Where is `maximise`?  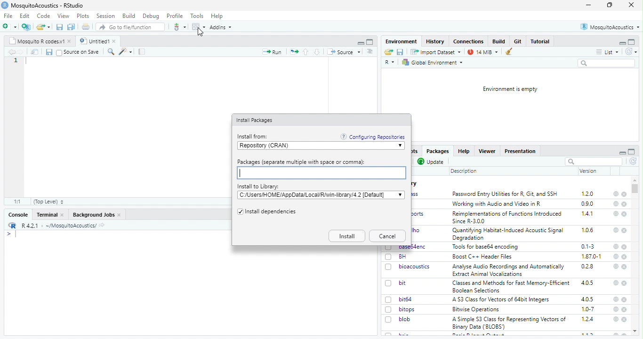
maximise is located at coordinates (632, 42).